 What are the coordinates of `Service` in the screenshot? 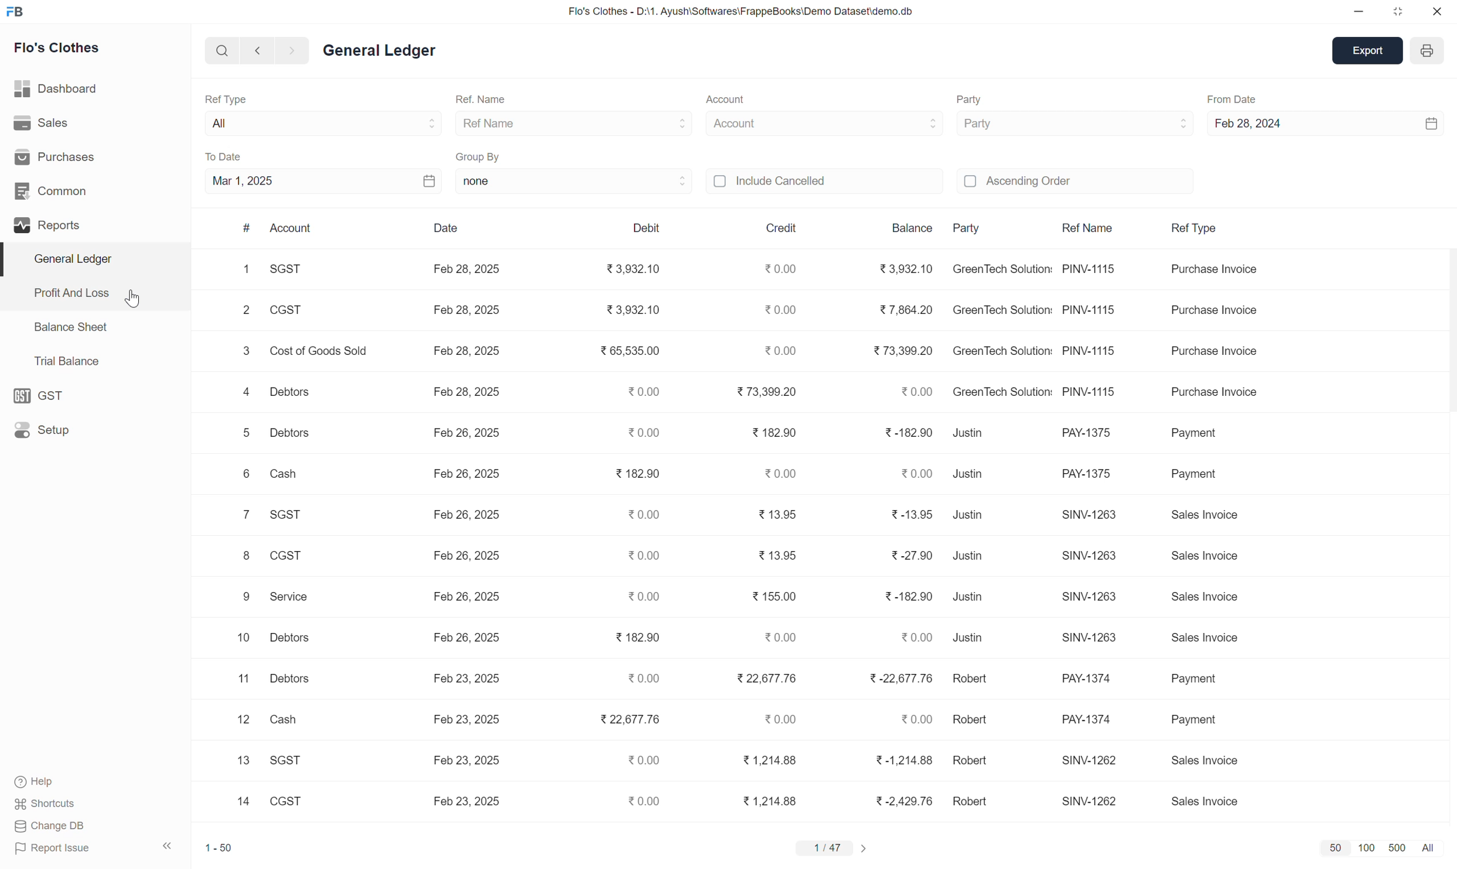 It's located at (296, 600).